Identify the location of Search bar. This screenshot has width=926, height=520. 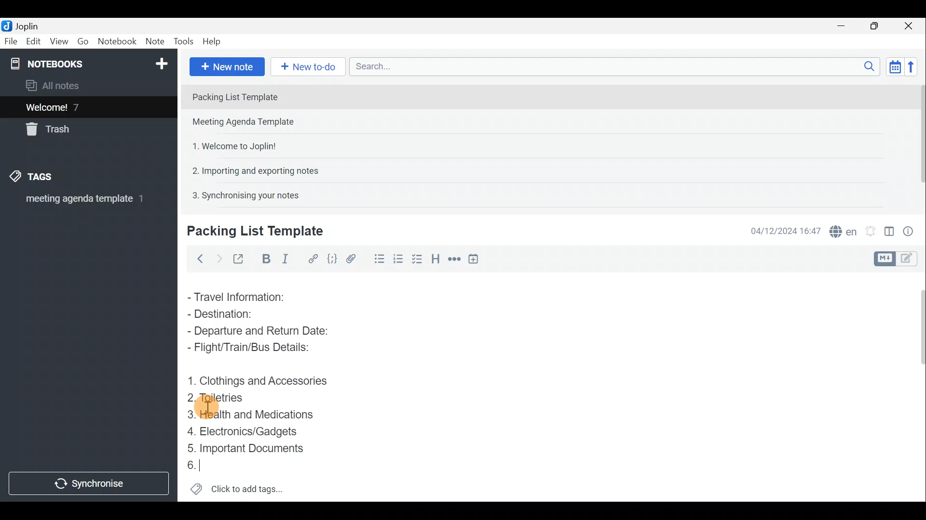
(612, 67).